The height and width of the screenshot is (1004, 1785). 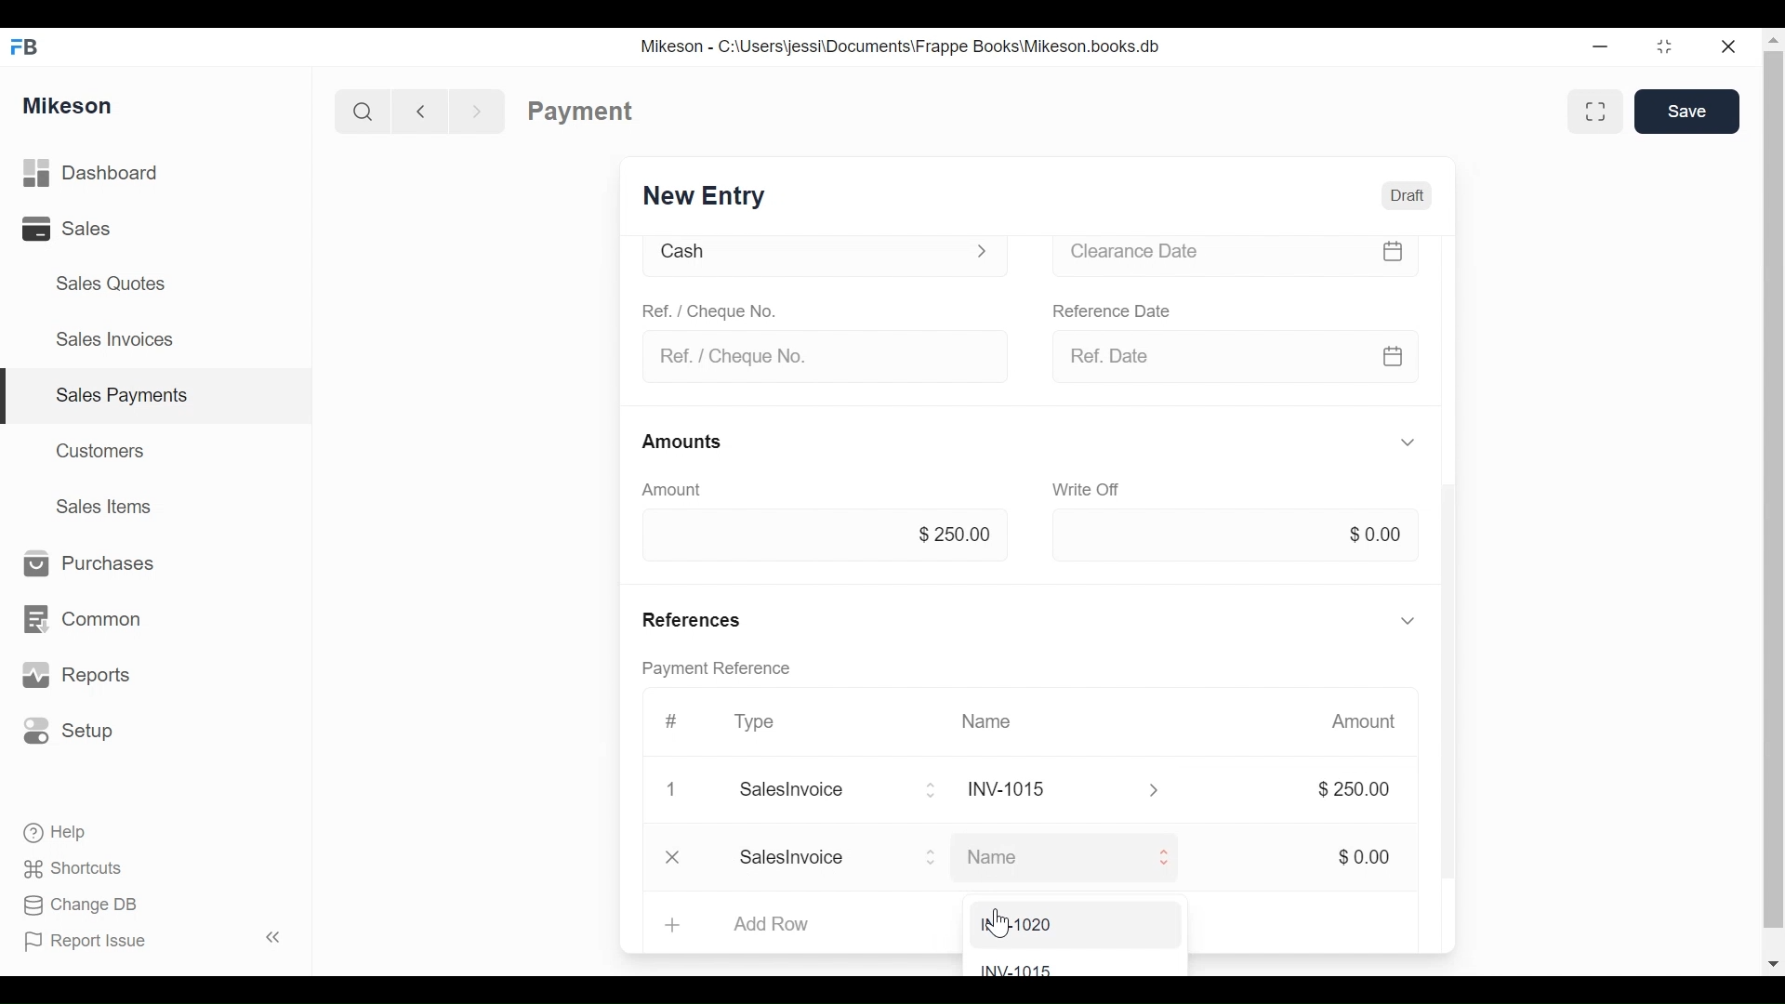 I want to click on Change DB, so click(x=86, y=905).